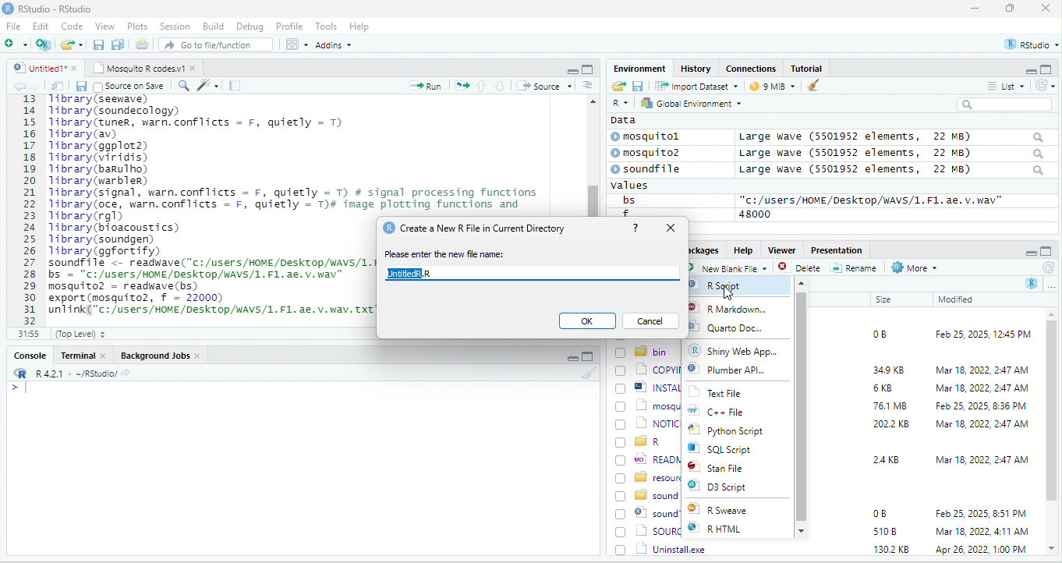 The image size is (1062, 563). I want to click on 48000, so click(756, 214).